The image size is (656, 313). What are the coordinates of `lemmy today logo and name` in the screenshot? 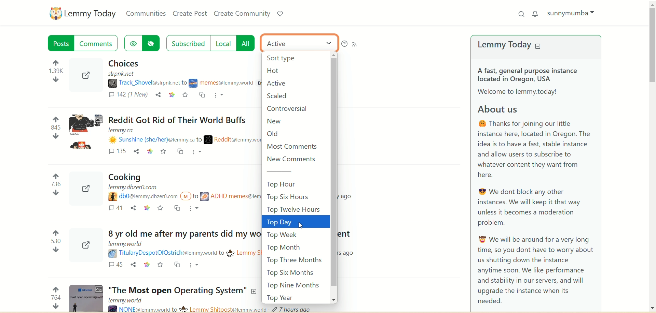 It's located at (83, 13).